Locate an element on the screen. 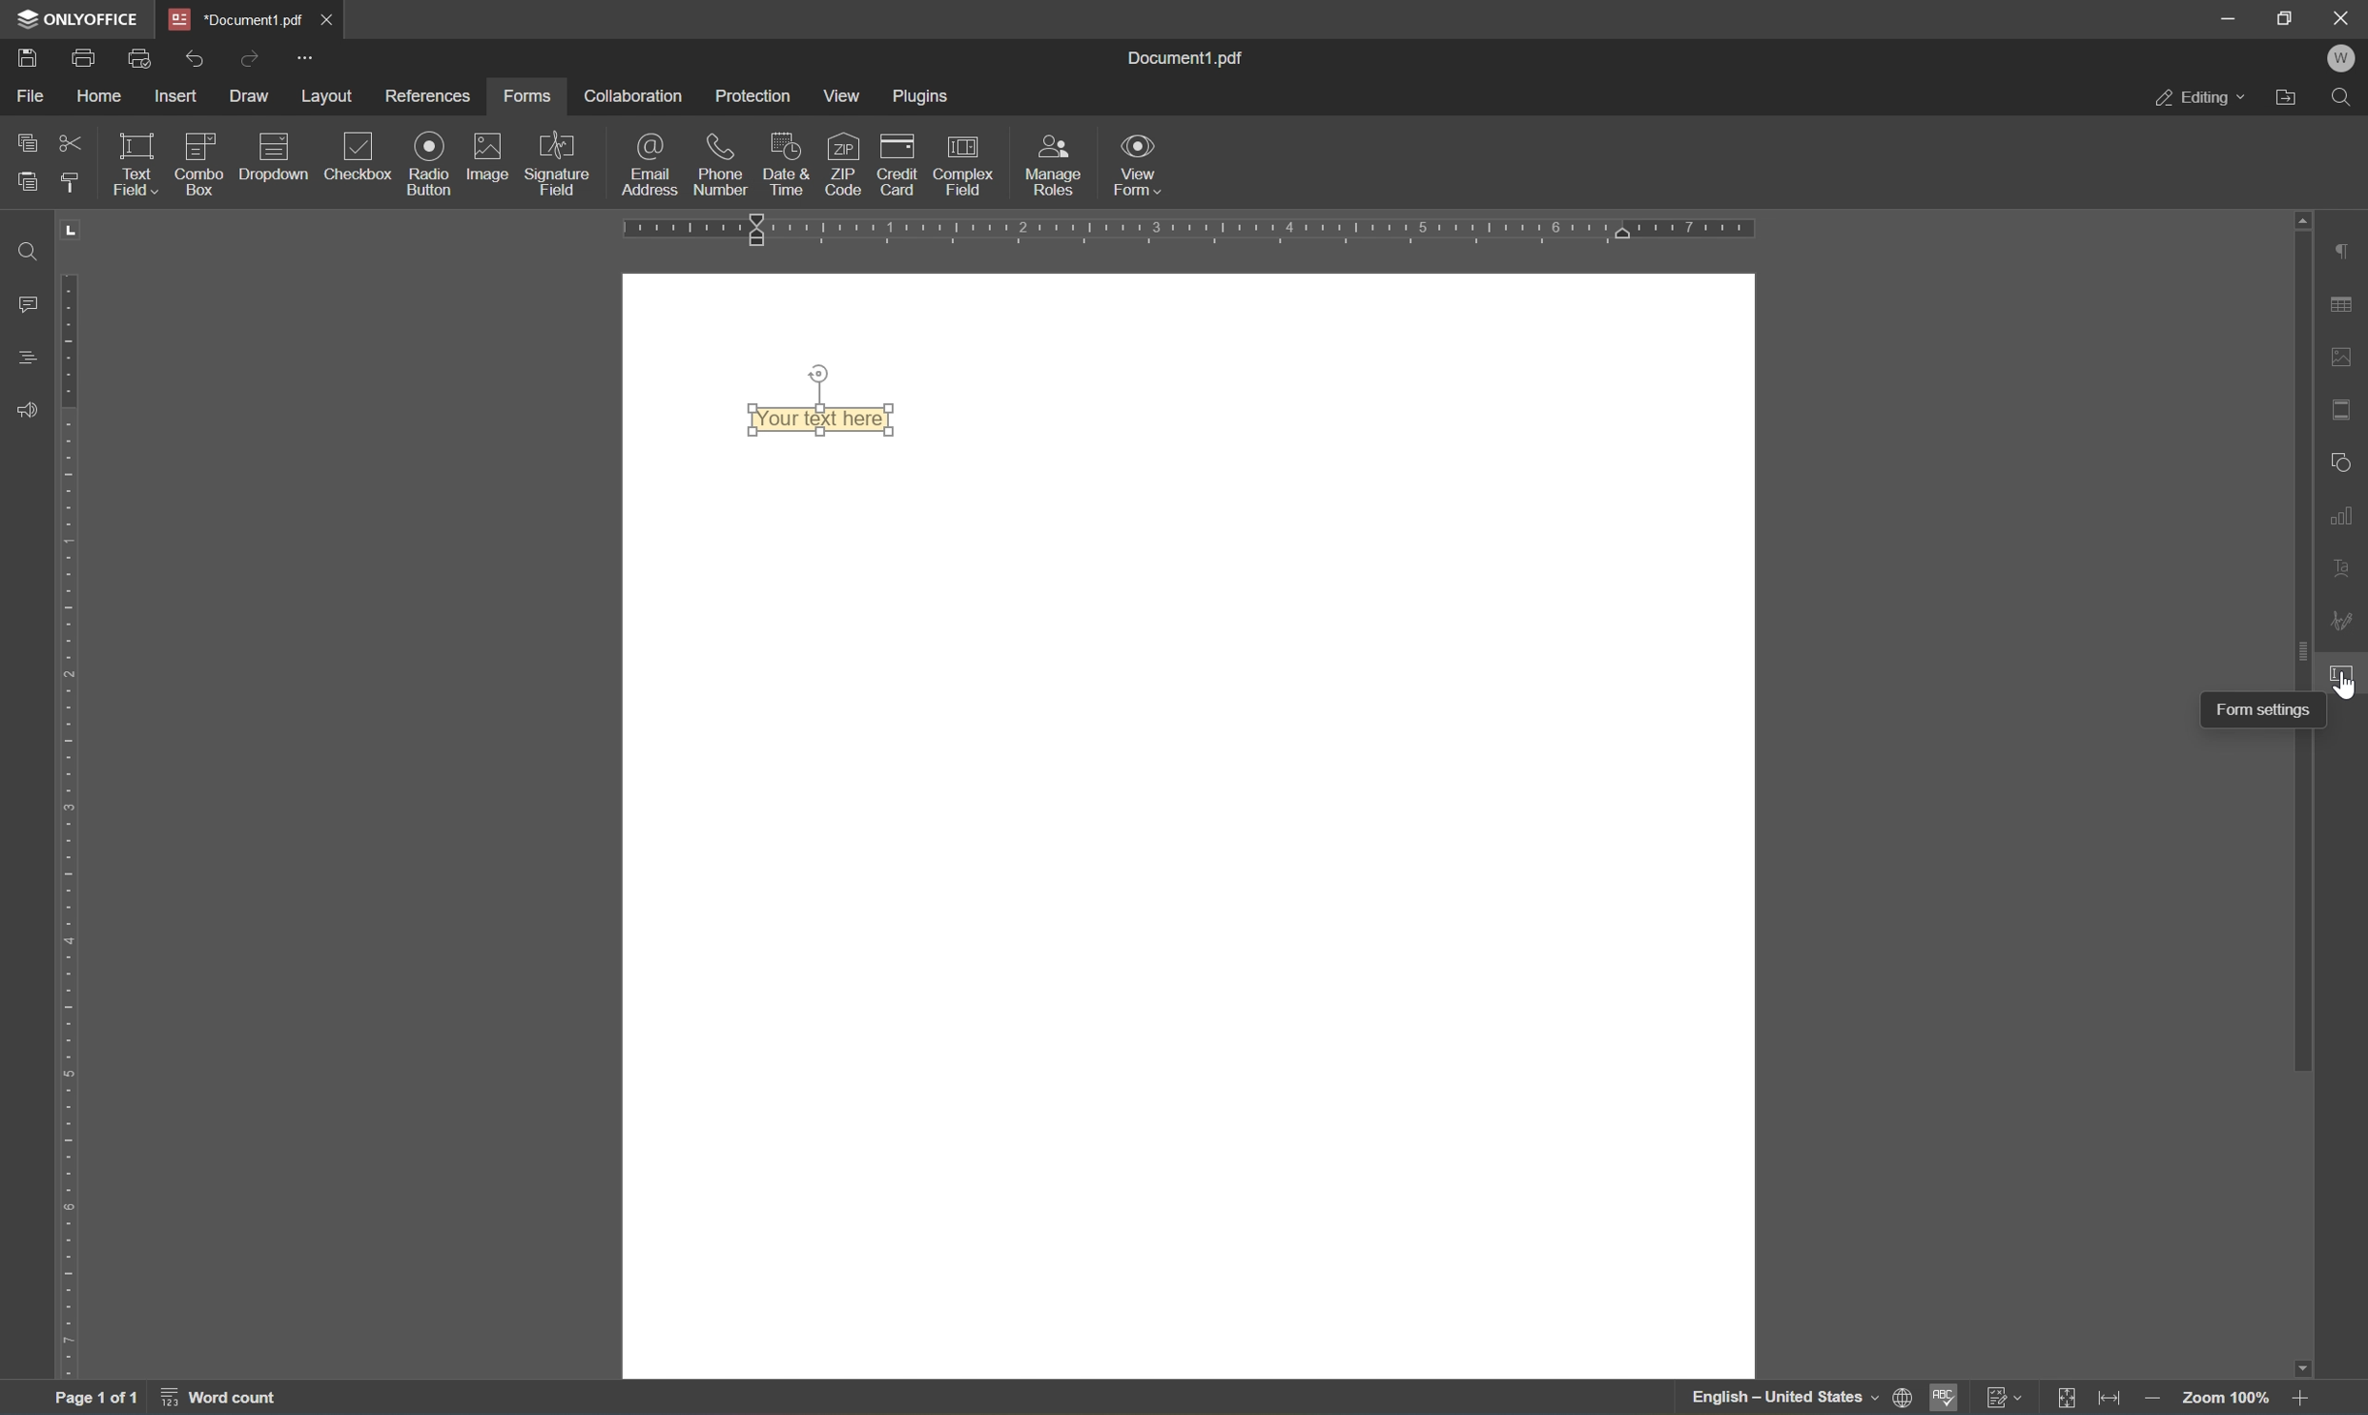 This screenshot has height=1415, width=2368. image is located at coordinates (484, 155).